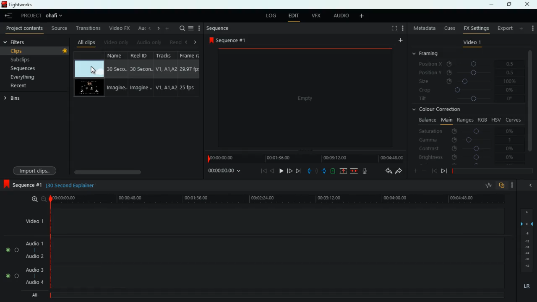 This screenshot has width=537, height=302. I want to click on video only, so click(116, 43).